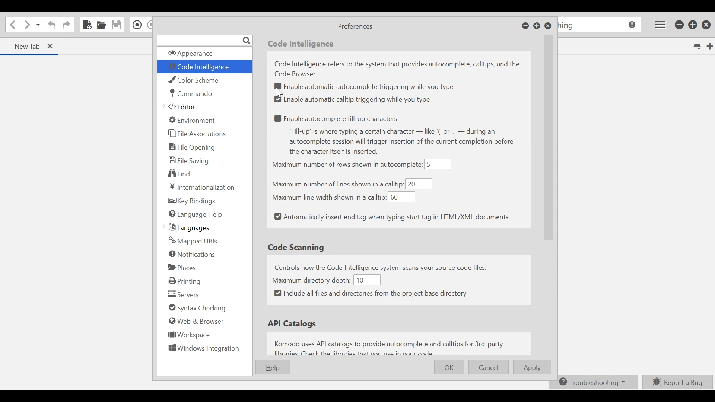 This screenshot has height=402, width=715. Describe the element at coordinates (533, 367) in the screenshot. I see `Apply` at that location.